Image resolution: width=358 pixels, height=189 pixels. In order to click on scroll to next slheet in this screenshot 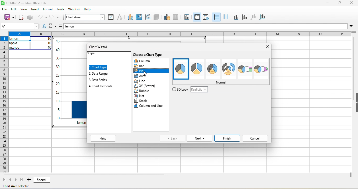, I will do `click(16, 180)`.